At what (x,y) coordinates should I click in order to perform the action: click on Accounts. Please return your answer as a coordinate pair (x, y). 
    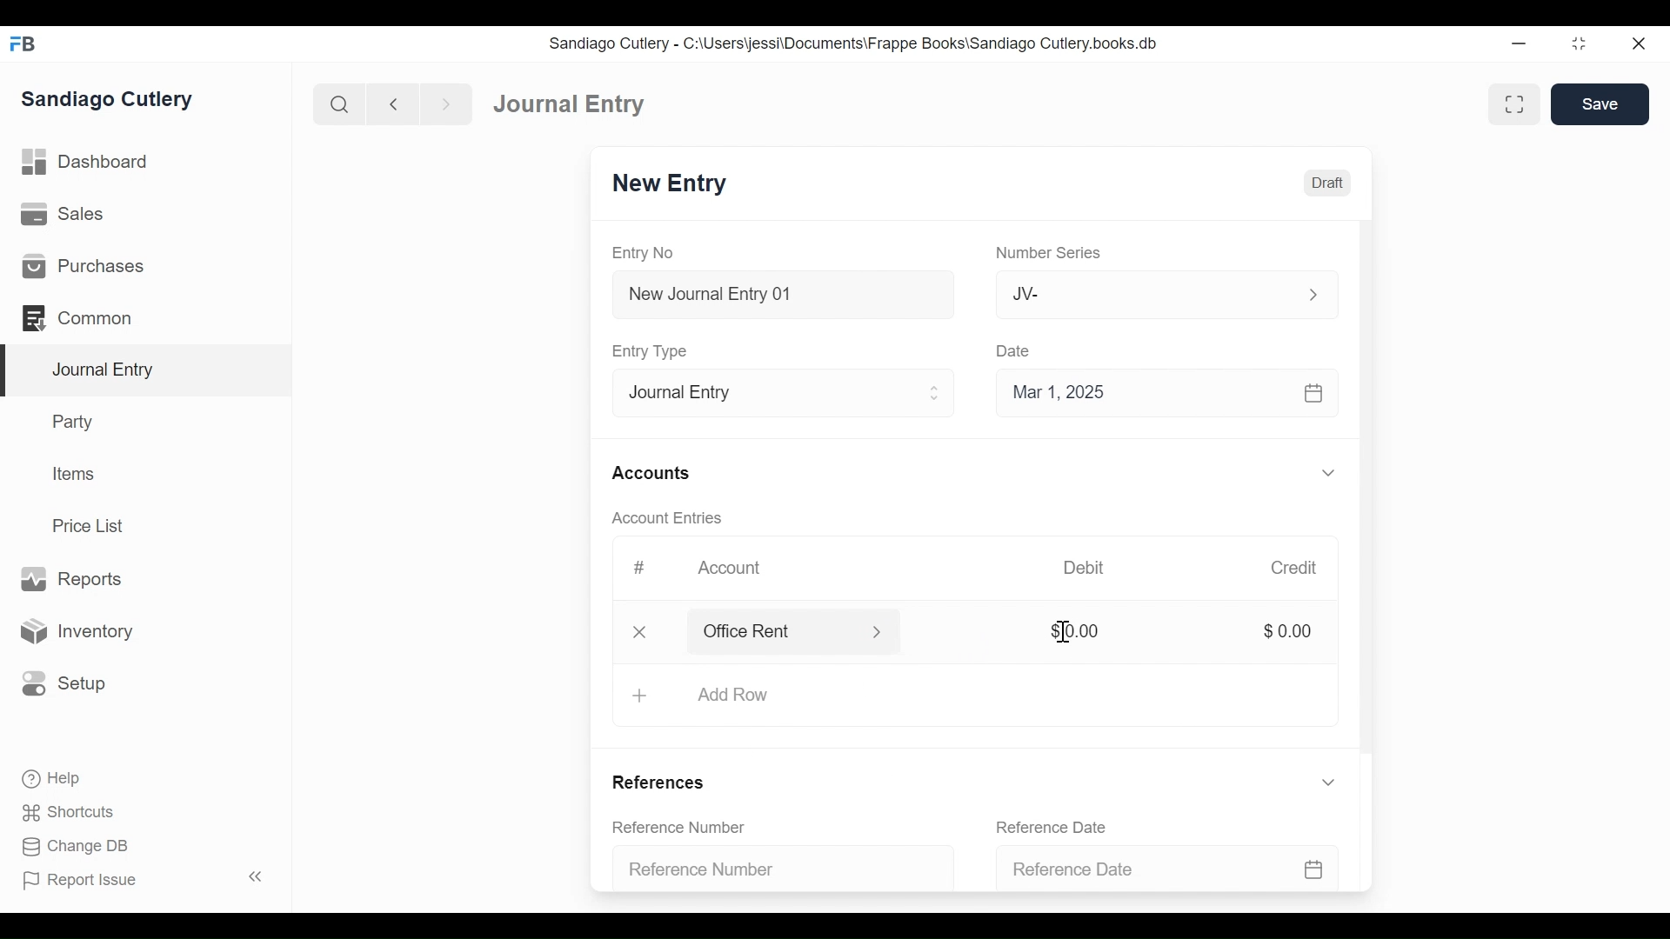
    Looking at the image, I should click on (650, 473).